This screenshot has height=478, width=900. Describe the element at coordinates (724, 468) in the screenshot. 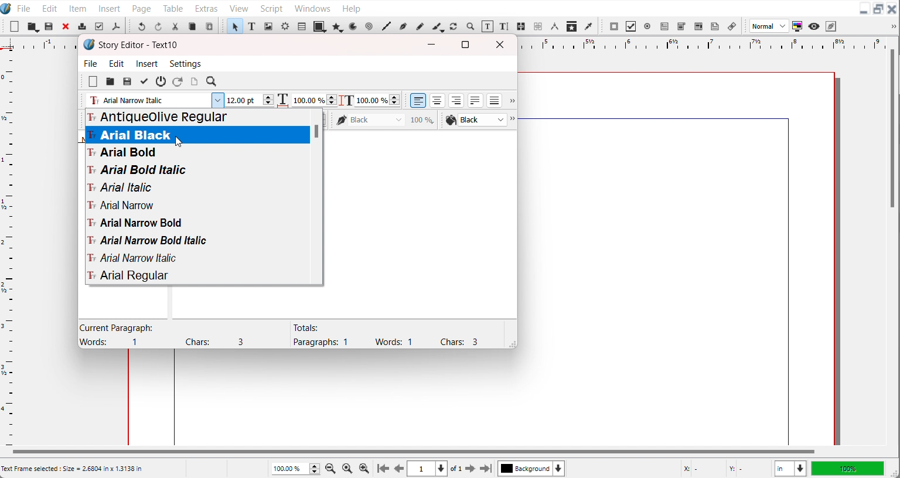

I see `X,Y Co-ordinate` at that location.